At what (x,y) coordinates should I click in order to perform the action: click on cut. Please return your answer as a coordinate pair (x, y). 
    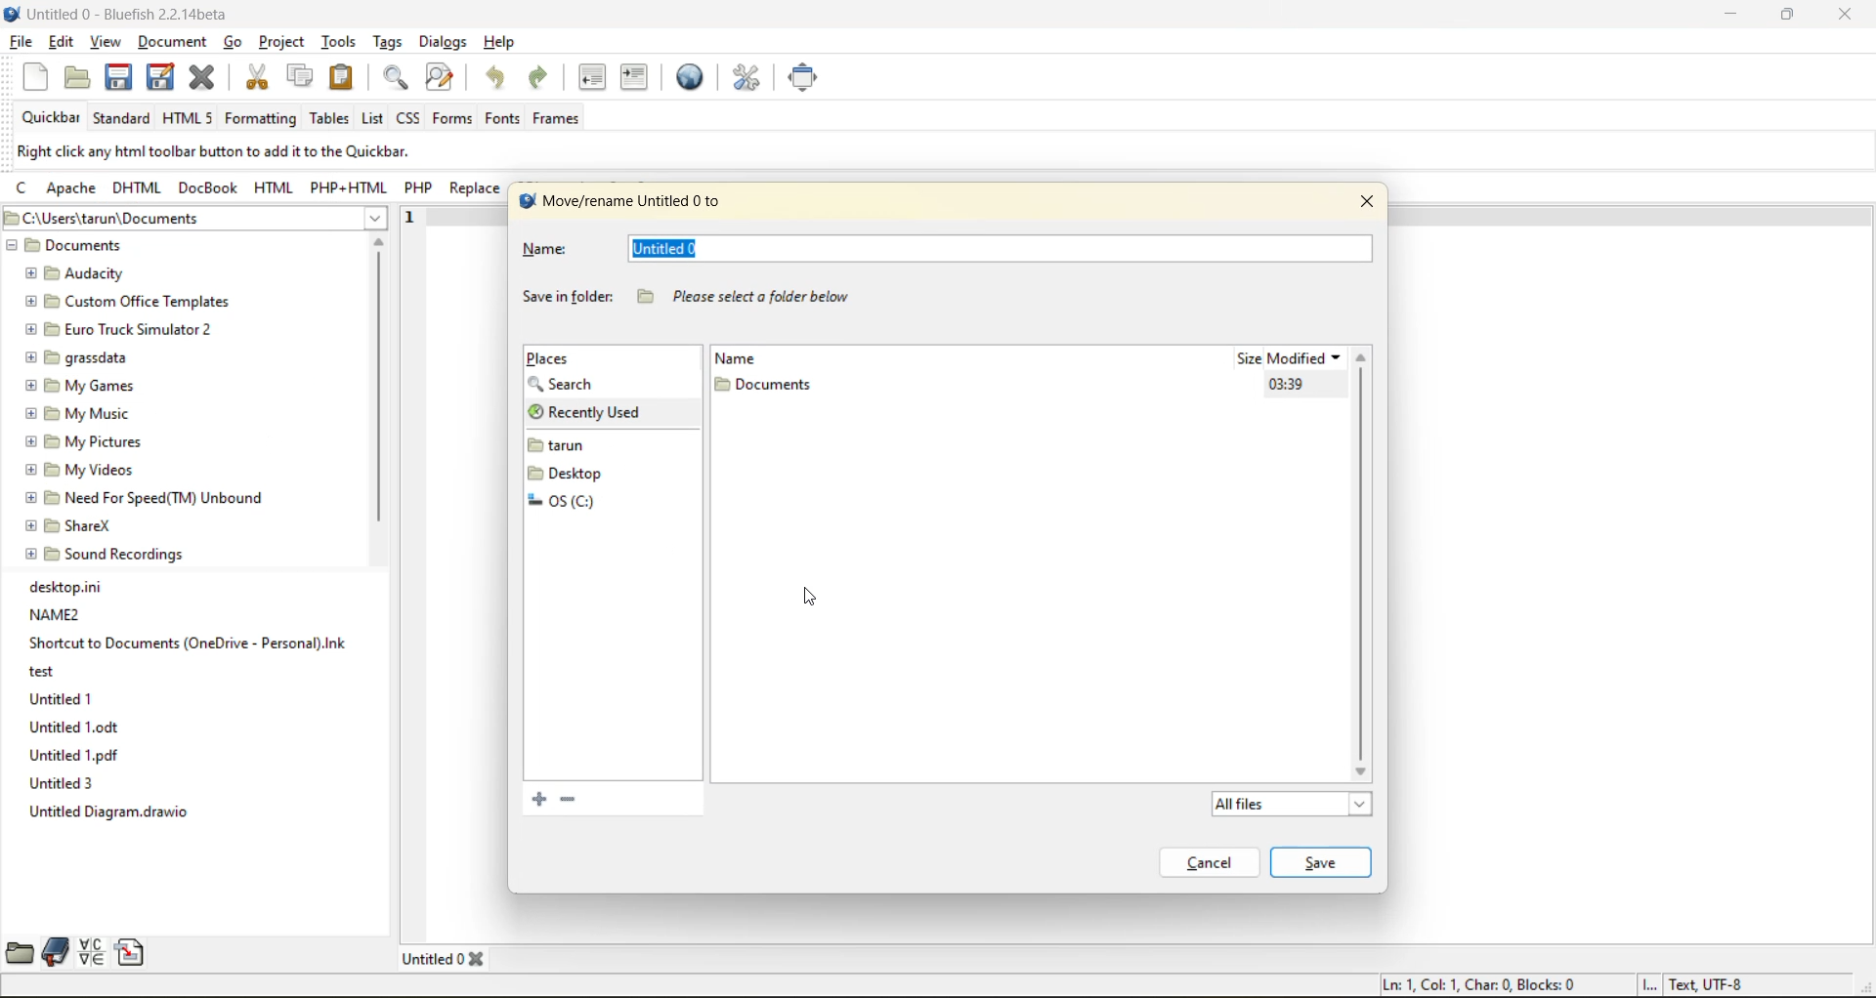
    Looking at the image, I should click on (259, 77).